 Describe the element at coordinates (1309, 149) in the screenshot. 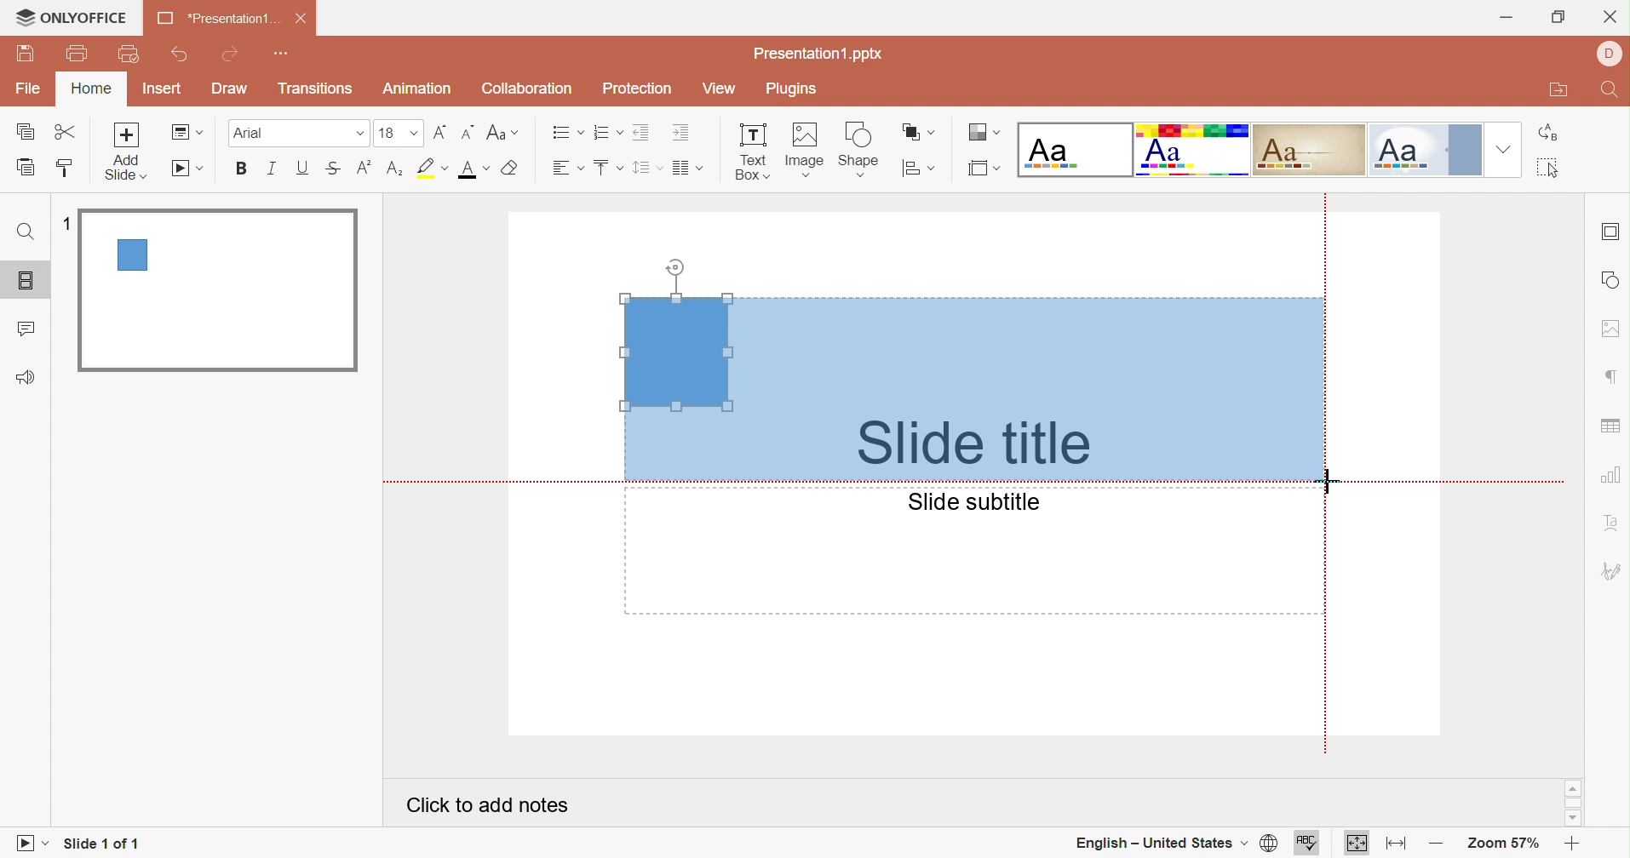

I see `Classic` at that location.